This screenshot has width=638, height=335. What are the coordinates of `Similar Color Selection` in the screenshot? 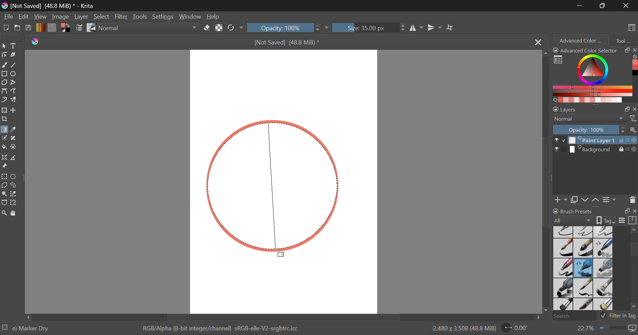 It's located at (16, 194).